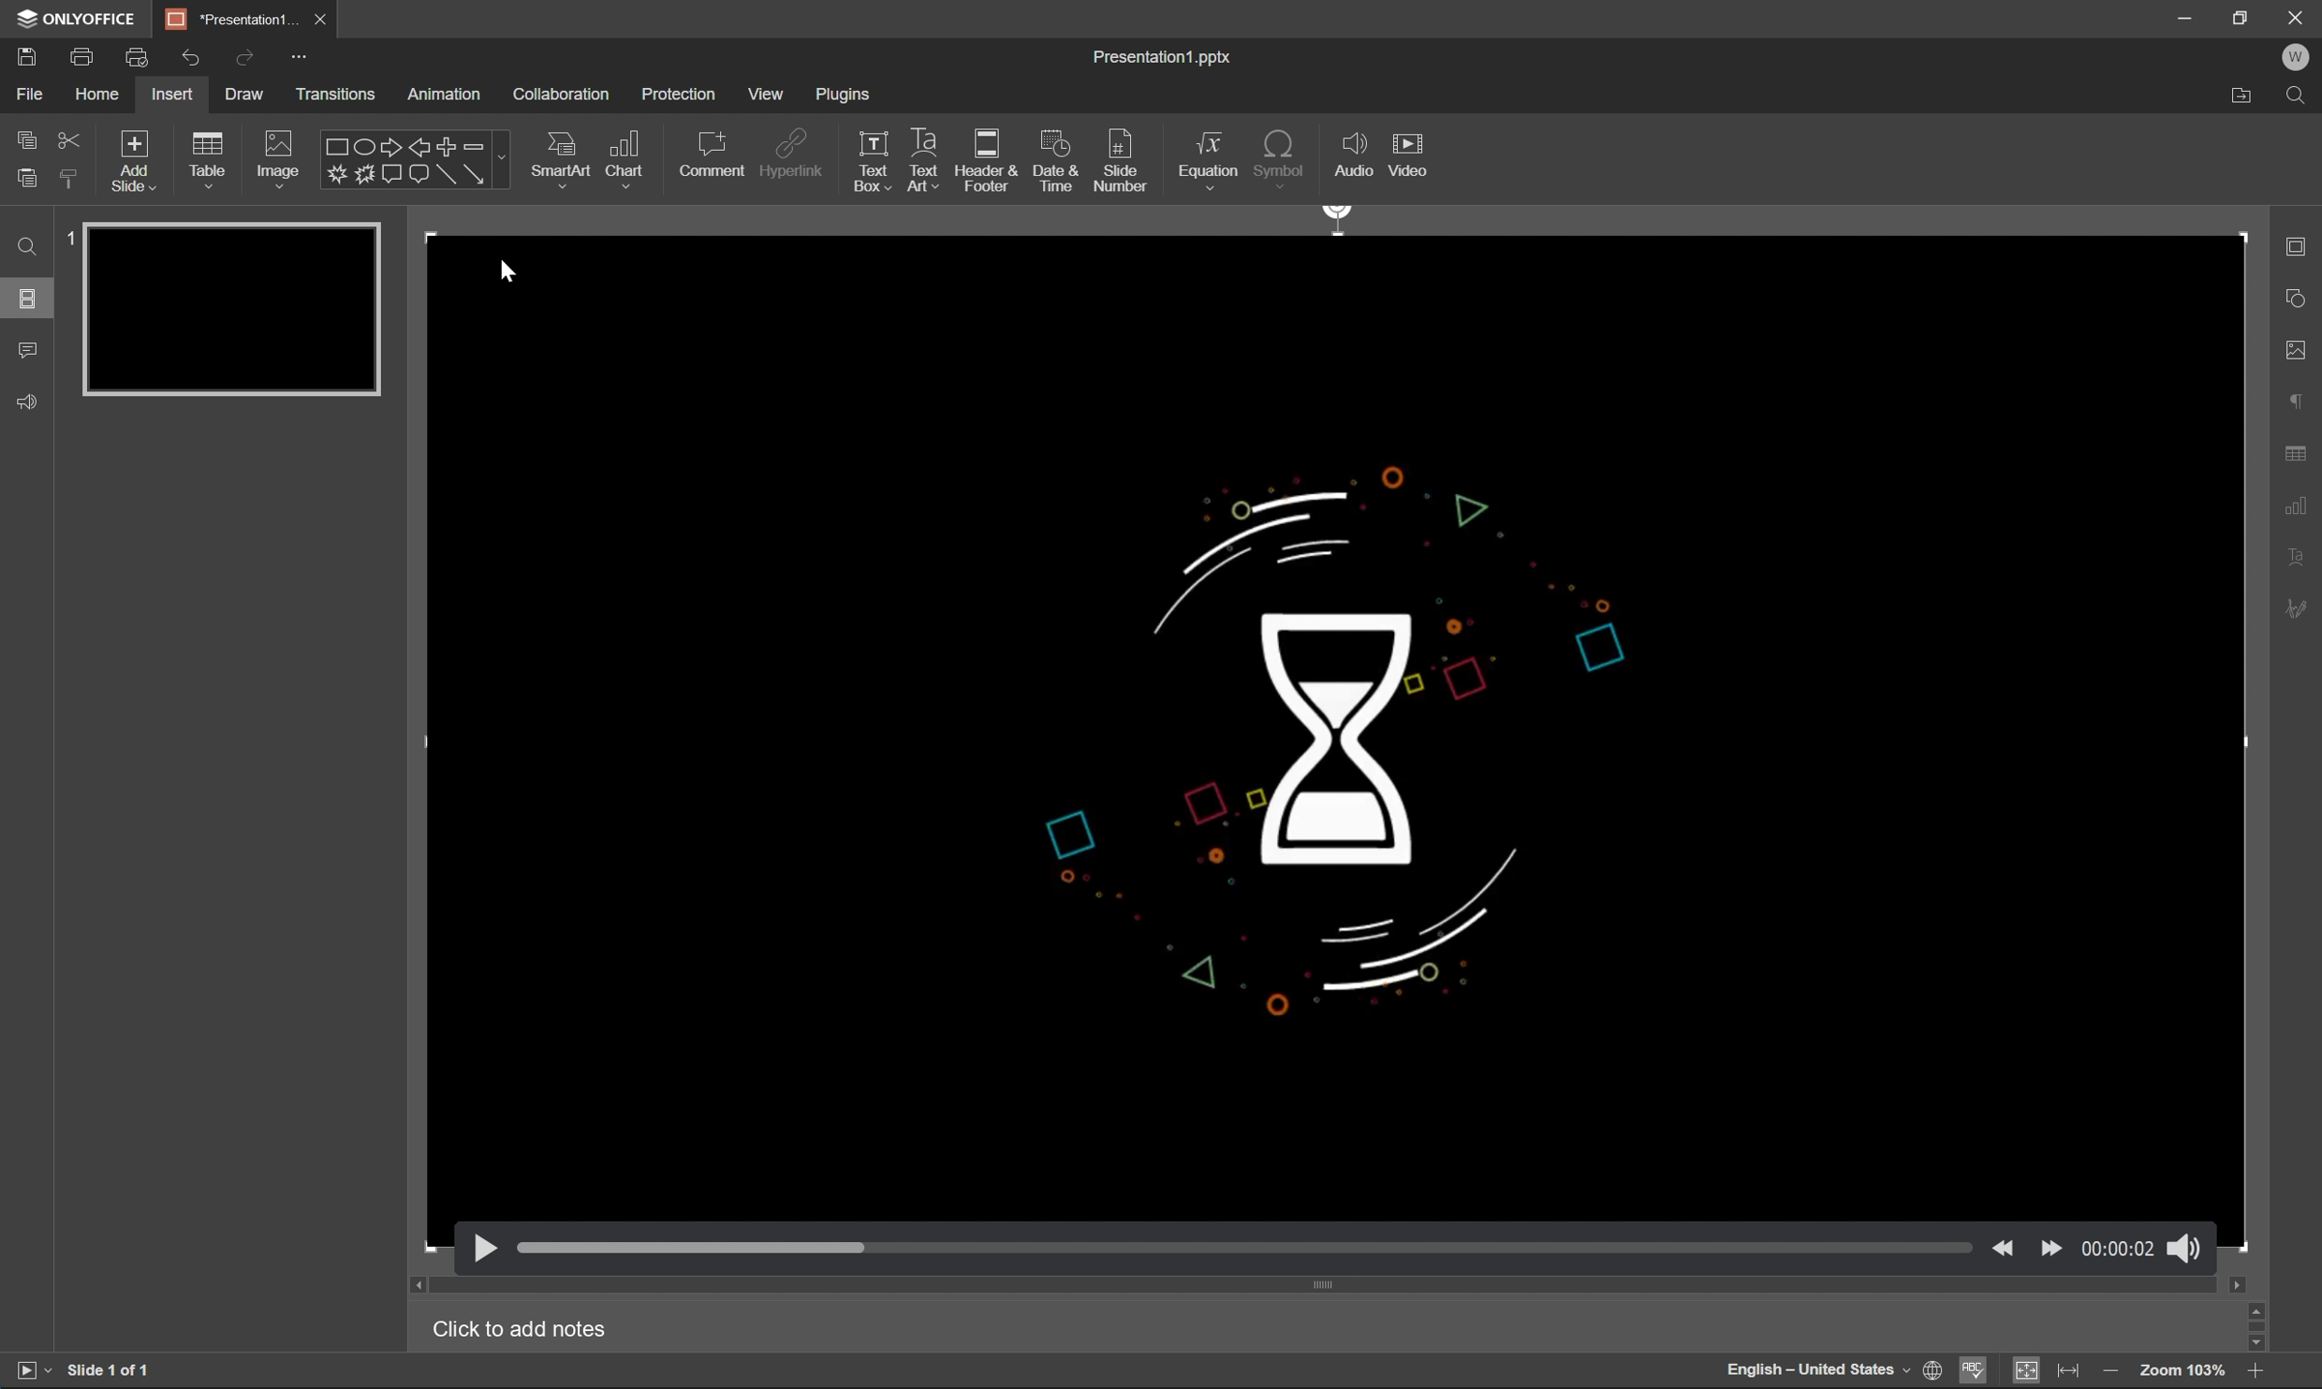  I want to click on slides, so click(28, 300).